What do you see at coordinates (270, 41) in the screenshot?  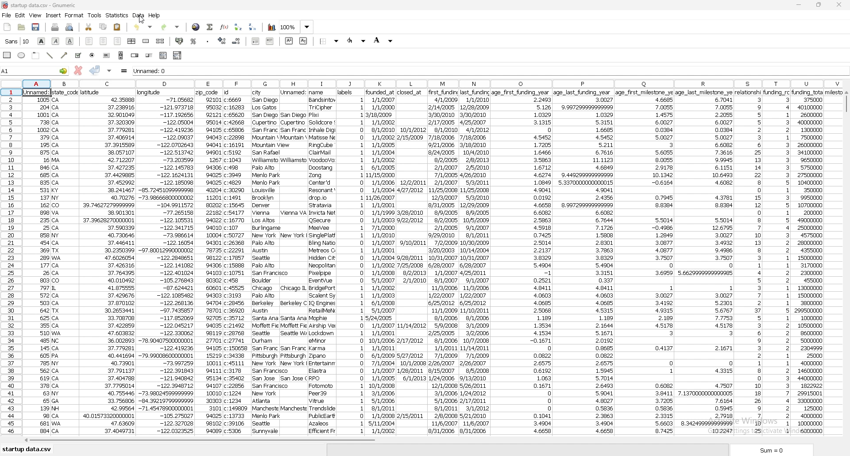 I see `increase indent` at bounding box center [270, 41].